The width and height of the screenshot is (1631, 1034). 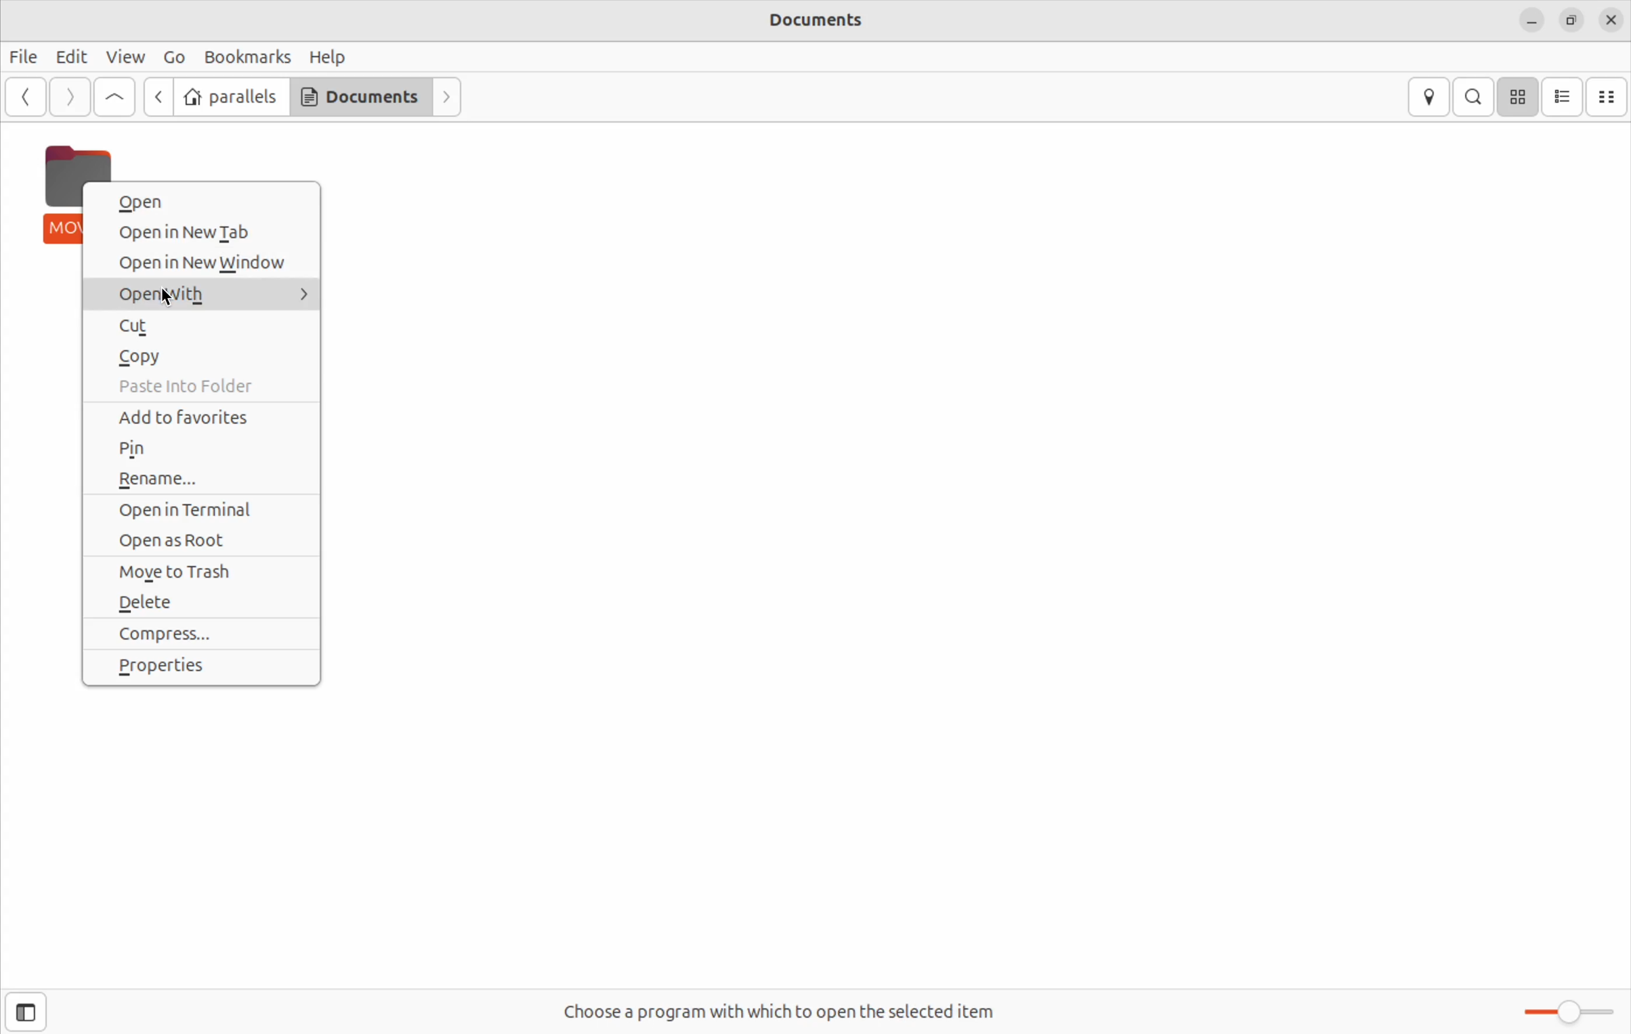 I want to click on compact view, so click(x=1609, y=95).